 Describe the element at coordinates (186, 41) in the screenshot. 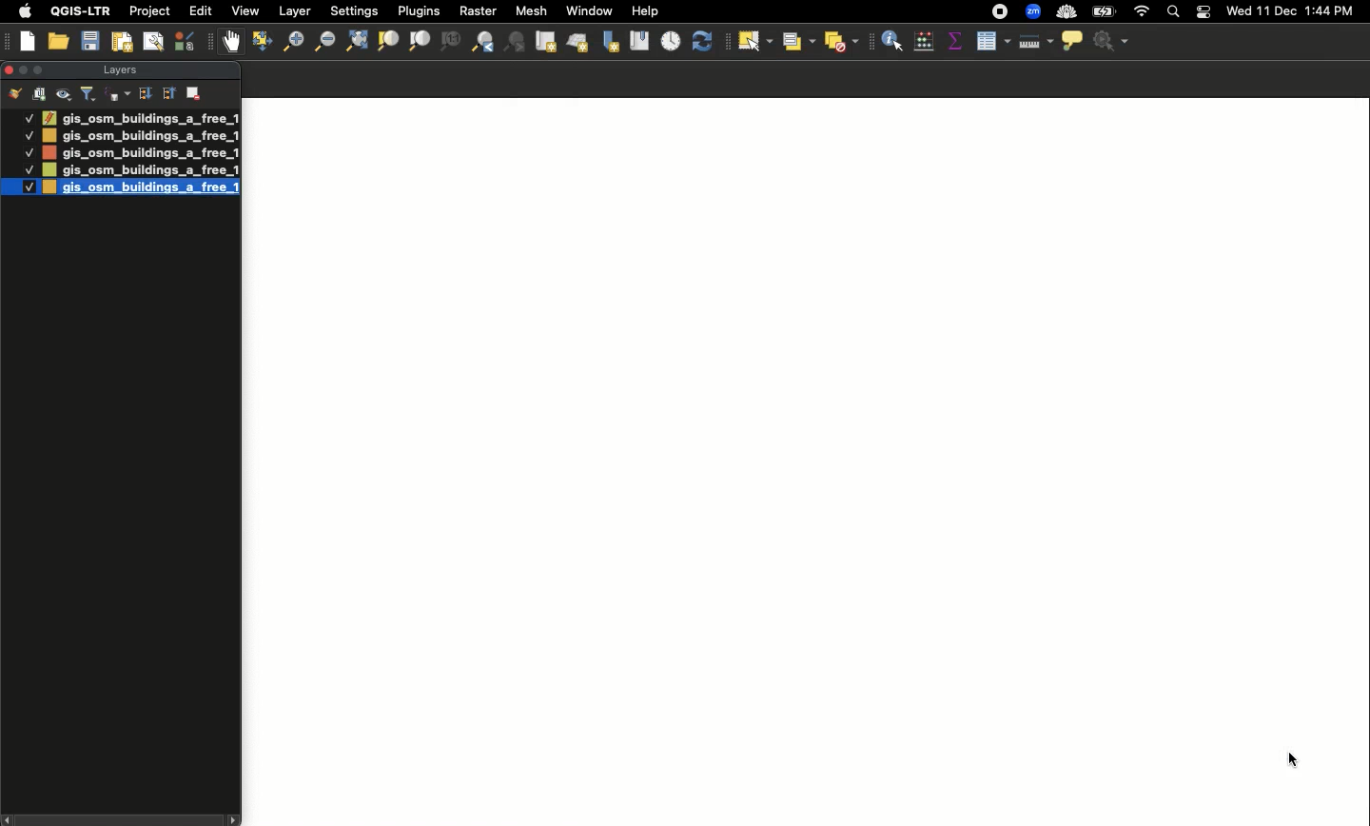

I see `Style manager` at that location.